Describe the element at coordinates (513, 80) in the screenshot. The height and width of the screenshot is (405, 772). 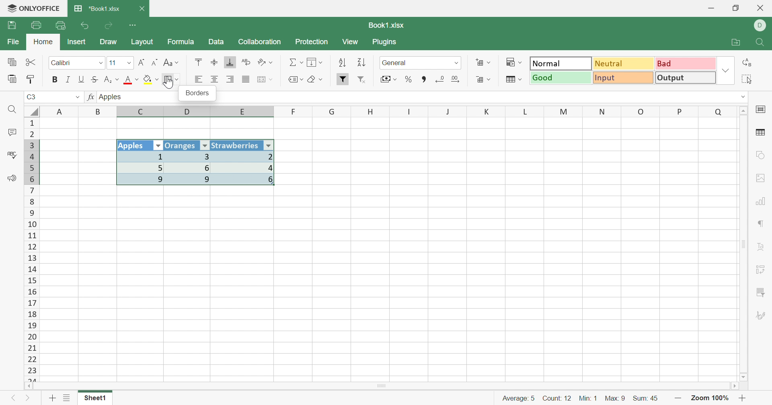
I see `Format as table template` at that location.